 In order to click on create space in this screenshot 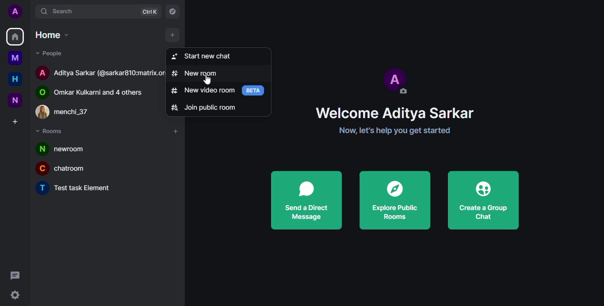, I will do `click(15, 122)`.